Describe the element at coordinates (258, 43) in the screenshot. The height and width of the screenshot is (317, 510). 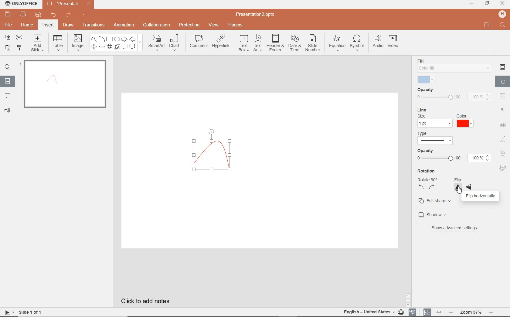
I see `TEXTART` at that location.